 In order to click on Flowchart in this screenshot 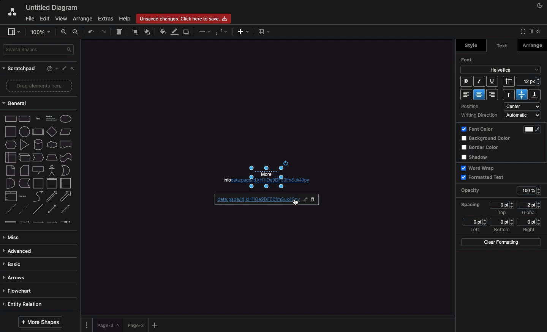, I will do `click(21, 291)`.